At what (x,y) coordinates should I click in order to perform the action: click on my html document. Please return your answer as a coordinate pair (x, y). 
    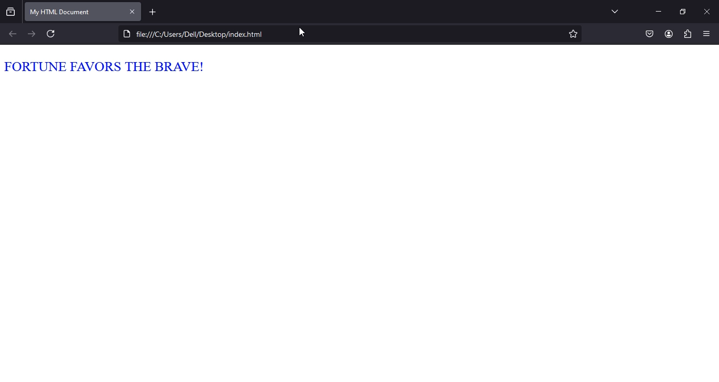
    Looking at the image, I should click on (60, 12).